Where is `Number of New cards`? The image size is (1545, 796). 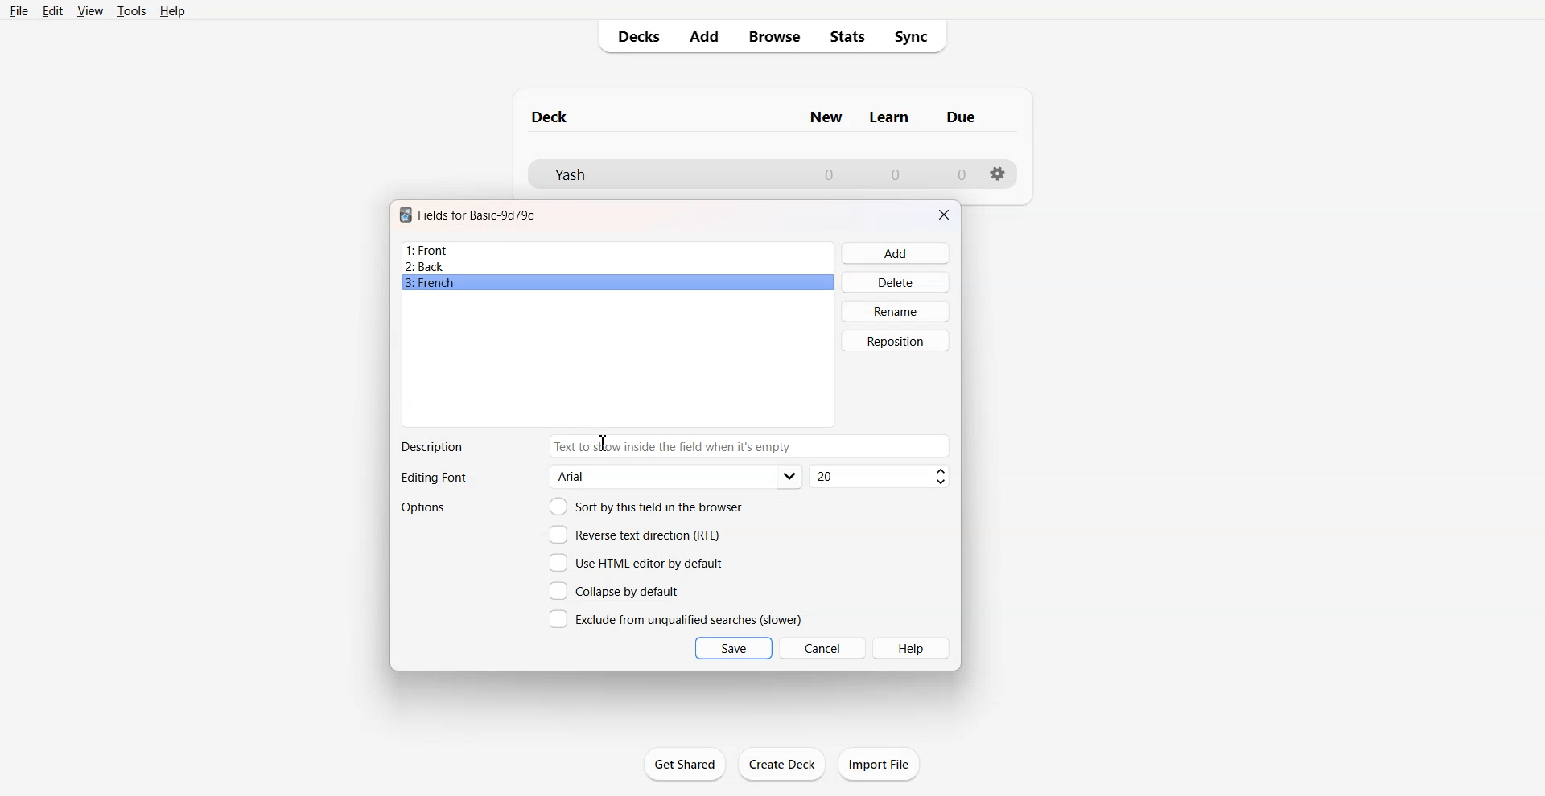
Number of New cards is located at coordinates (829, 174).